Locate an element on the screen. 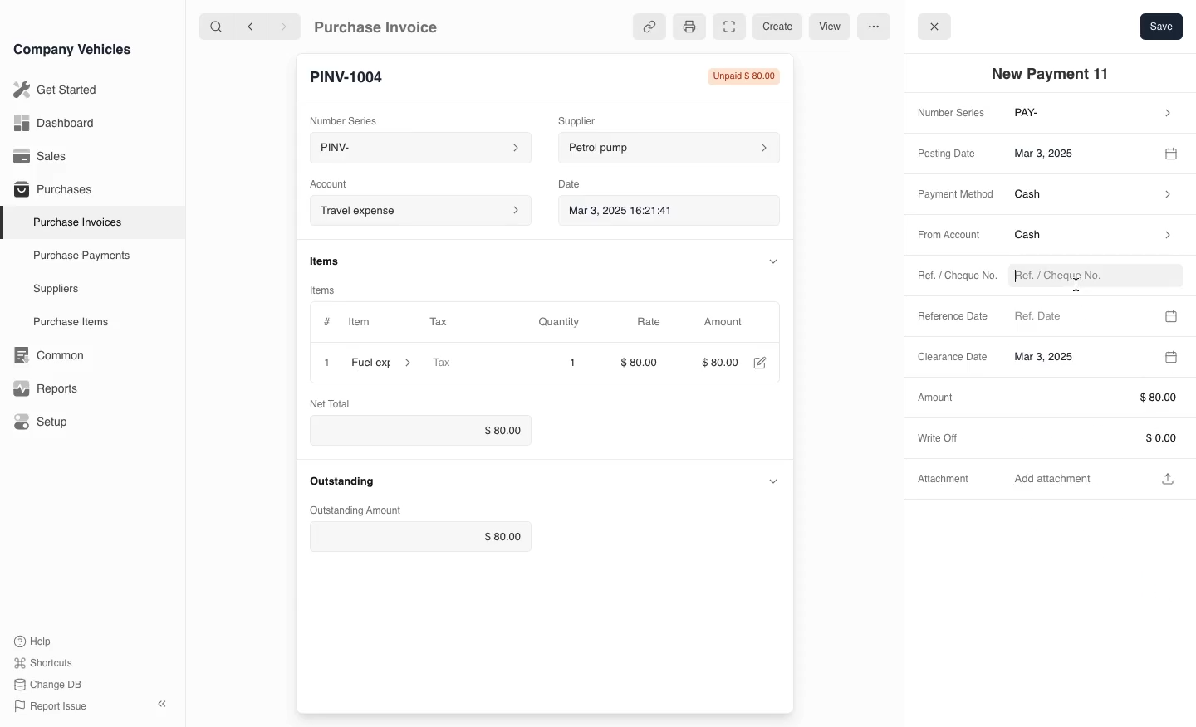  edit is located at coordinates (759, 364).